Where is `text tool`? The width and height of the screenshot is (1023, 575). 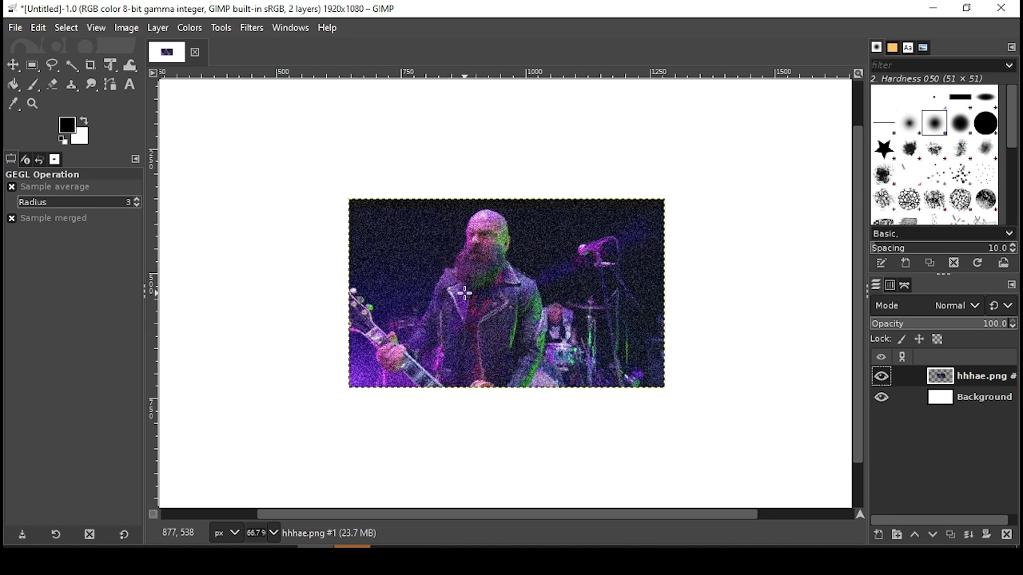
text tool is located at coordinates (129, 85).